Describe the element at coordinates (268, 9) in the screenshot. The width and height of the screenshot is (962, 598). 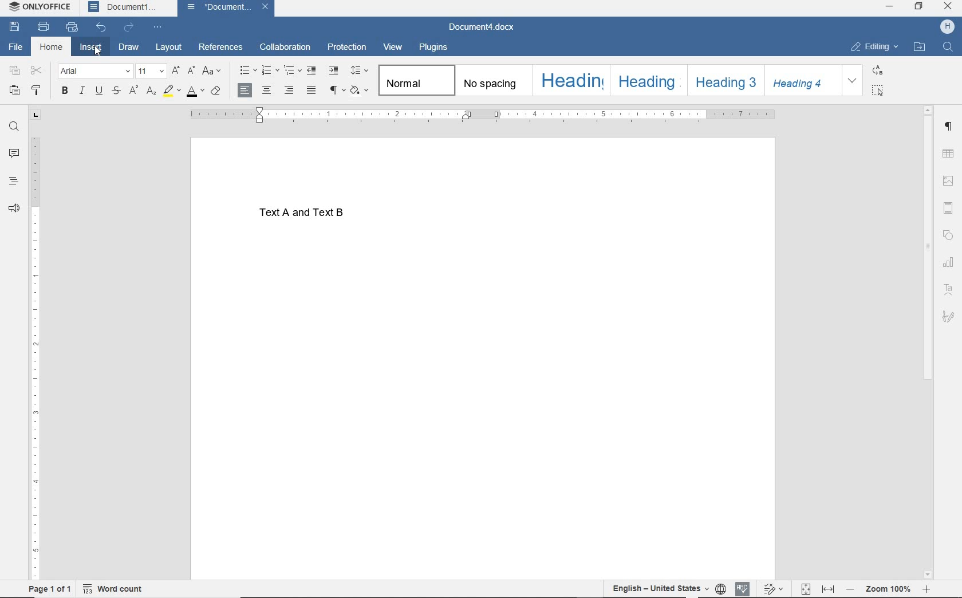
I see `close document` at that location.